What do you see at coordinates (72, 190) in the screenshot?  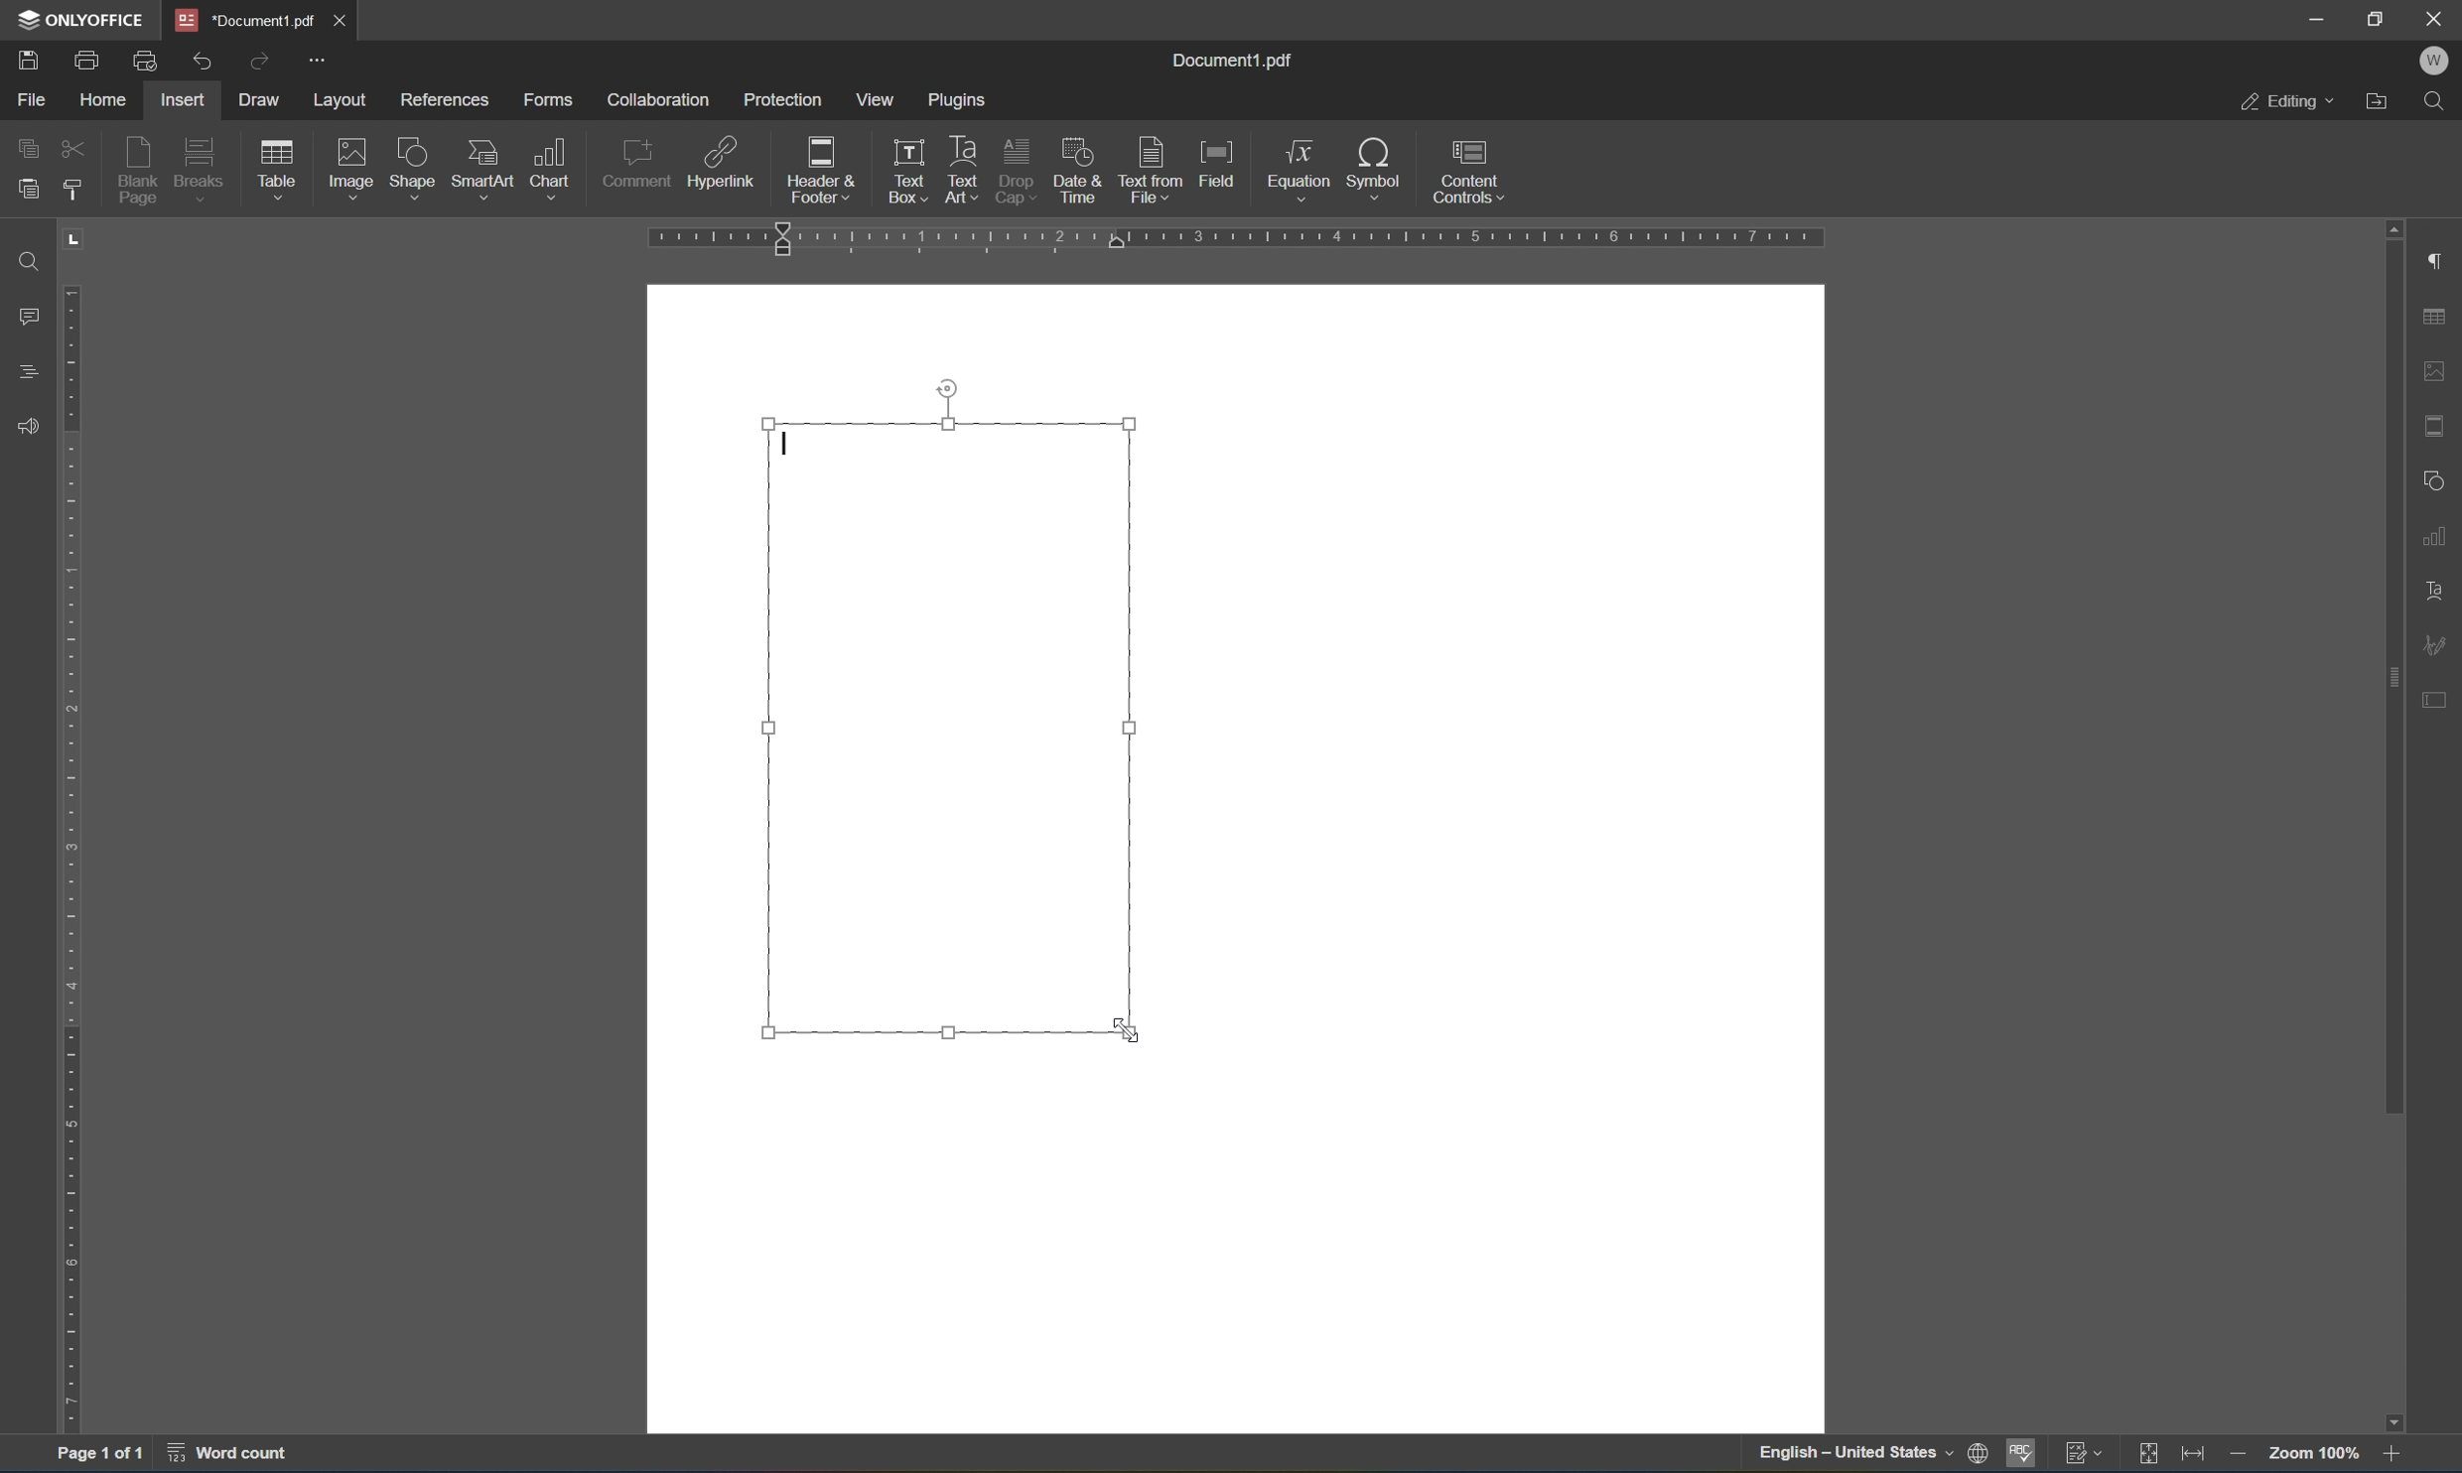 I see `copy style` at bounding box center [72, 190].